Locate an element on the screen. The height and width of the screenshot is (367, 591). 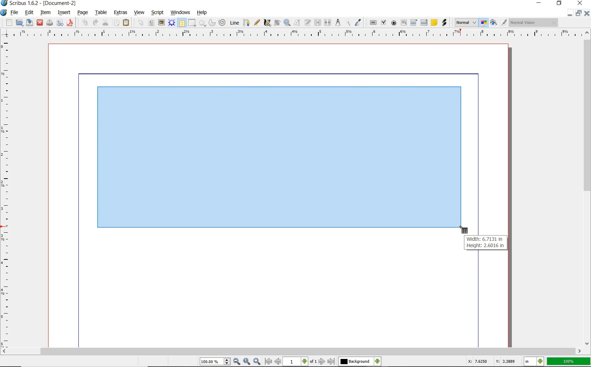
edit frame with story editor is located at coordinates (307, 23).